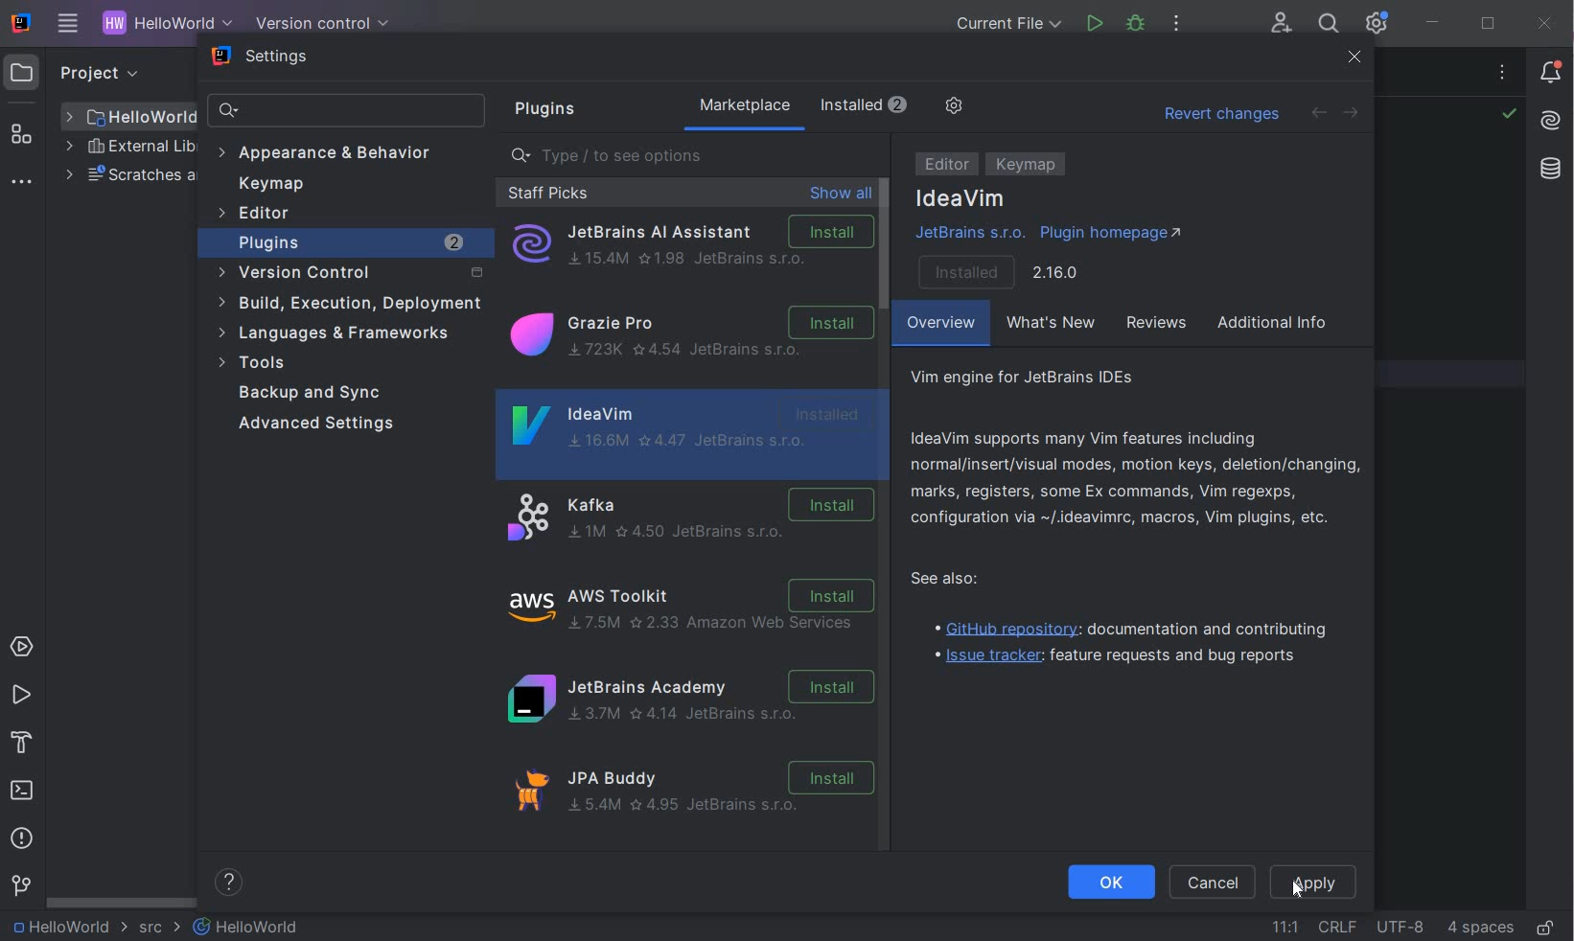 The width and height of the screenshot is (1574, 941). What do you see at coordinates (1545, 23) in the screenshot?
I see `CLOSE` at bounding box center [1545, 23].